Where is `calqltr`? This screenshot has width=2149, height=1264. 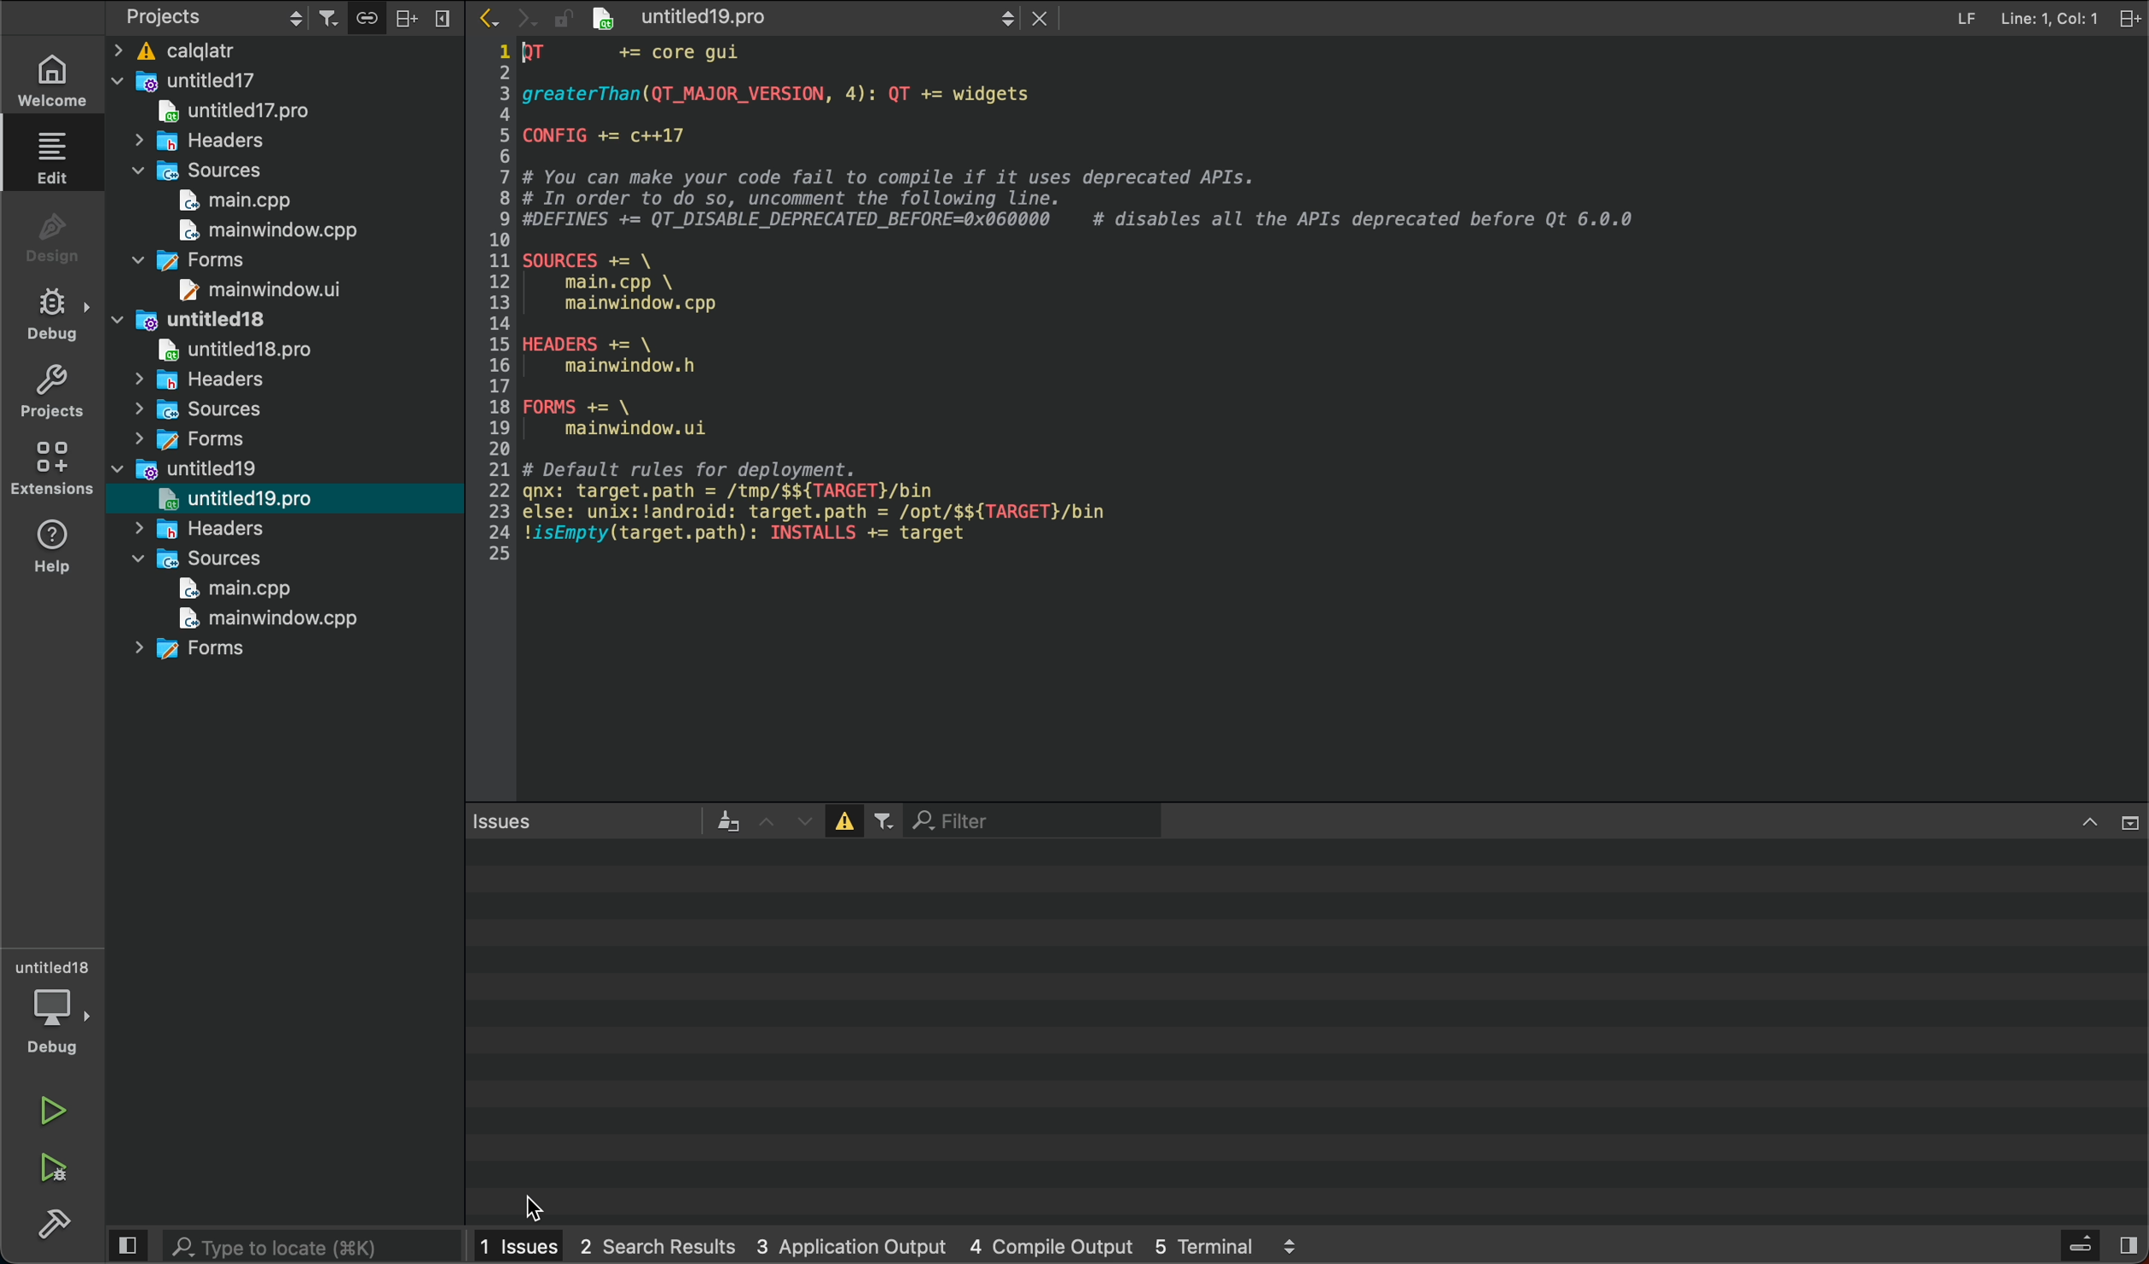 calqltr is located at coordinates (213, 50).